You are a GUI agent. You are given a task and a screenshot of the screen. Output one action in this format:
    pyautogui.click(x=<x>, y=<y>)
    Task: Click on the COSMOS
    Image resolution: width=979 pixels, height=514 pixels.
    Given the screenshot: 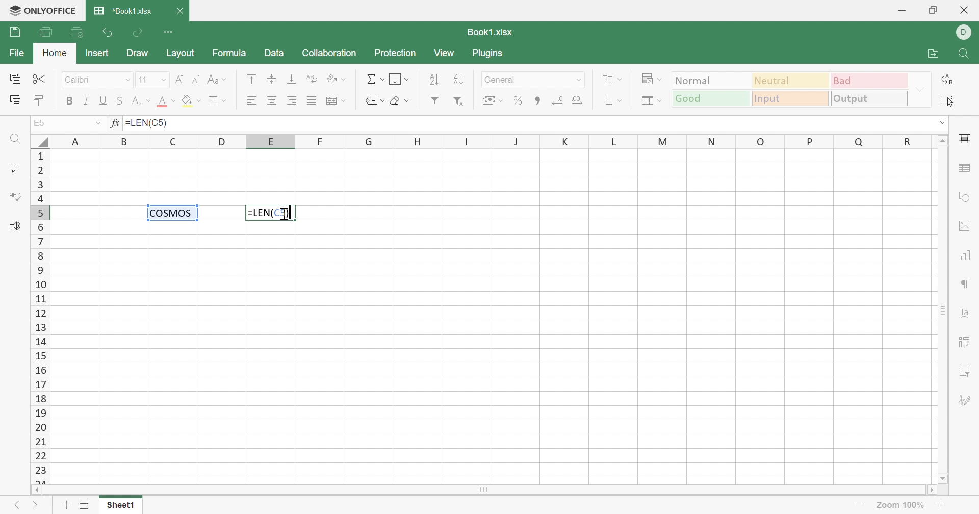 What is the action you would take?
    pyautogui.click(x=176, y=214)
    